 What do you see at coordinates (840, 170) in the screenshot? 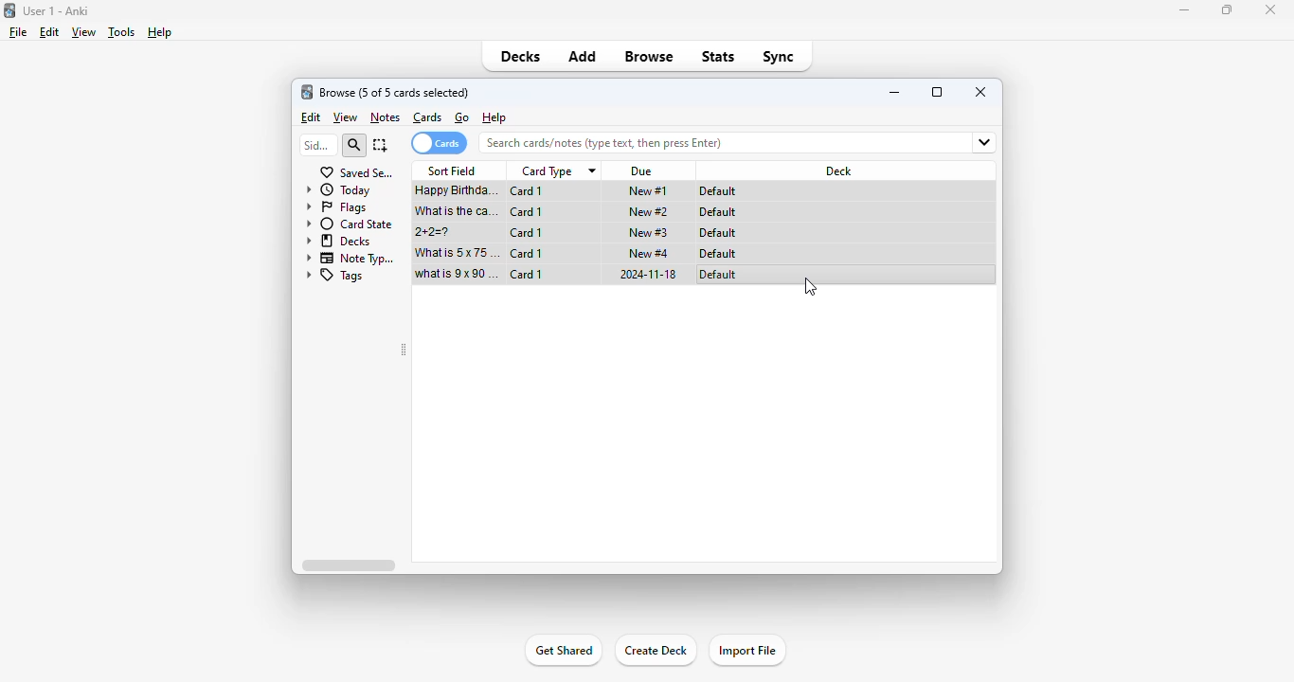
I see `deck` at bounding box center [840, 170].